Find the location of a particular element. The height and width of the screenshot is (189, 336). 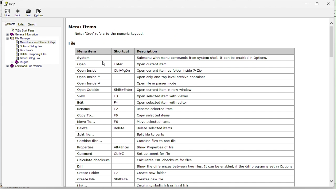

| Create Folder 1 F7 | Create new folder is located at coordinates (125, 172).